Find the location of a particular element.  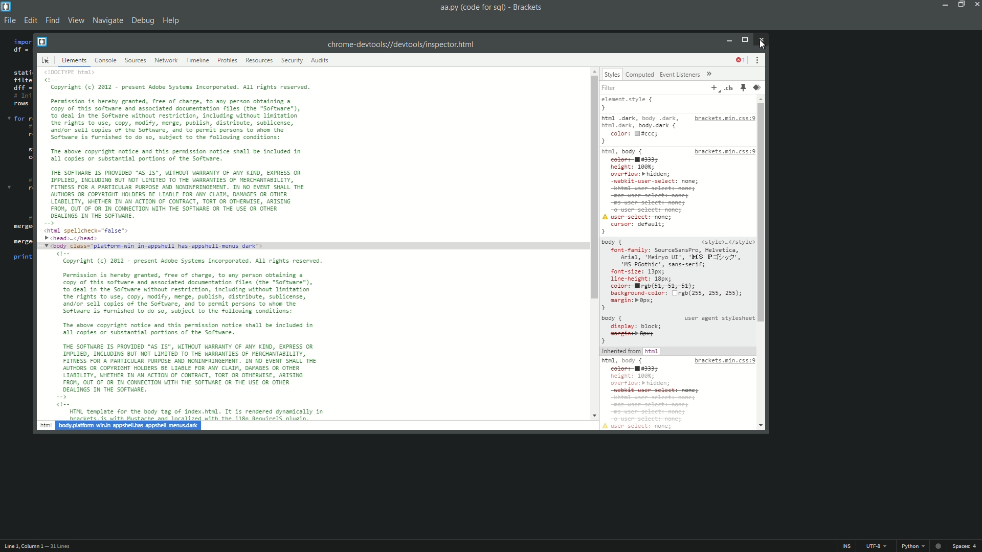

Inherited from ntm1
htal i brackets min.css:9
Wee
—ebeit son seloctinonet
a
SE —— is located at coordinates (678, 388).